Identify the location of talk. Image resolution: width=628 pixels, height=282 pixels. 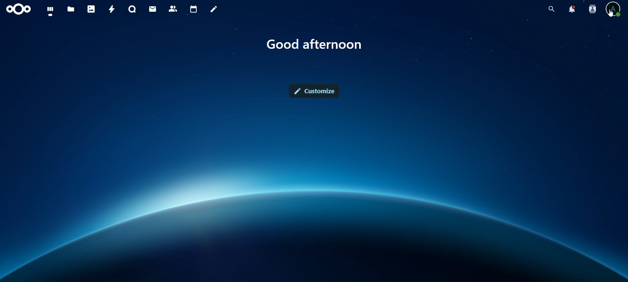
(133, 9).